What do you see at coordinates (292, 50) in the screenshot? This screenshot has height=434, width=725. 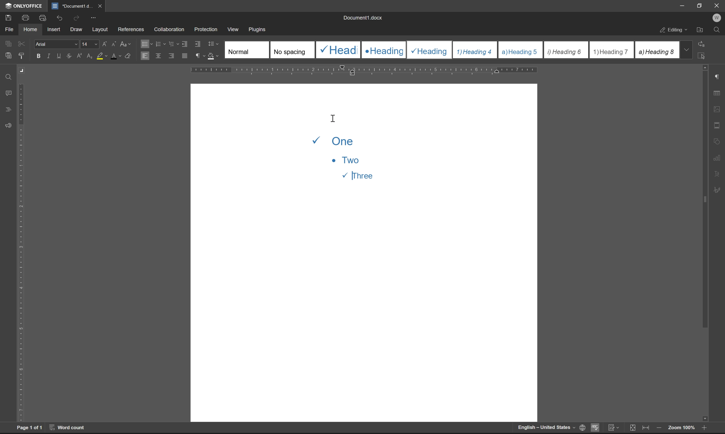 I see `No spacing` at bounding box center [292, 50].